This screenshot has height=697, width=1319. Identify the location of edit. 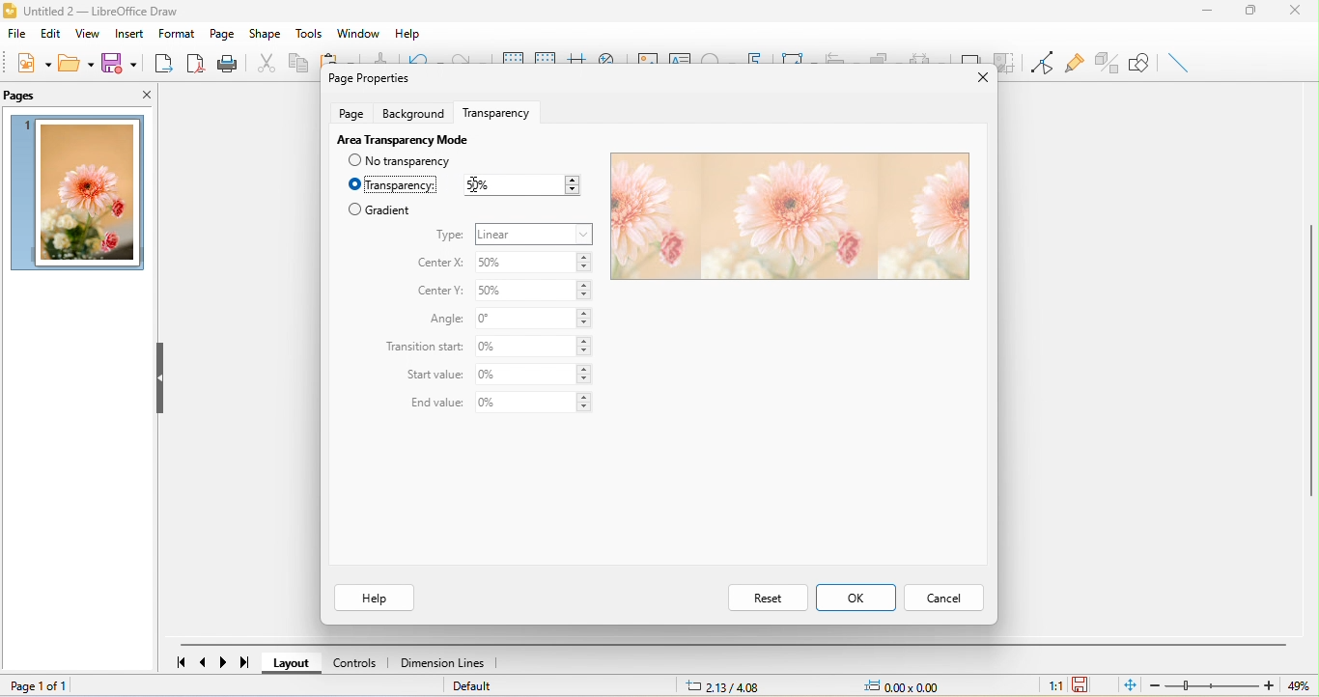
(52, 33).